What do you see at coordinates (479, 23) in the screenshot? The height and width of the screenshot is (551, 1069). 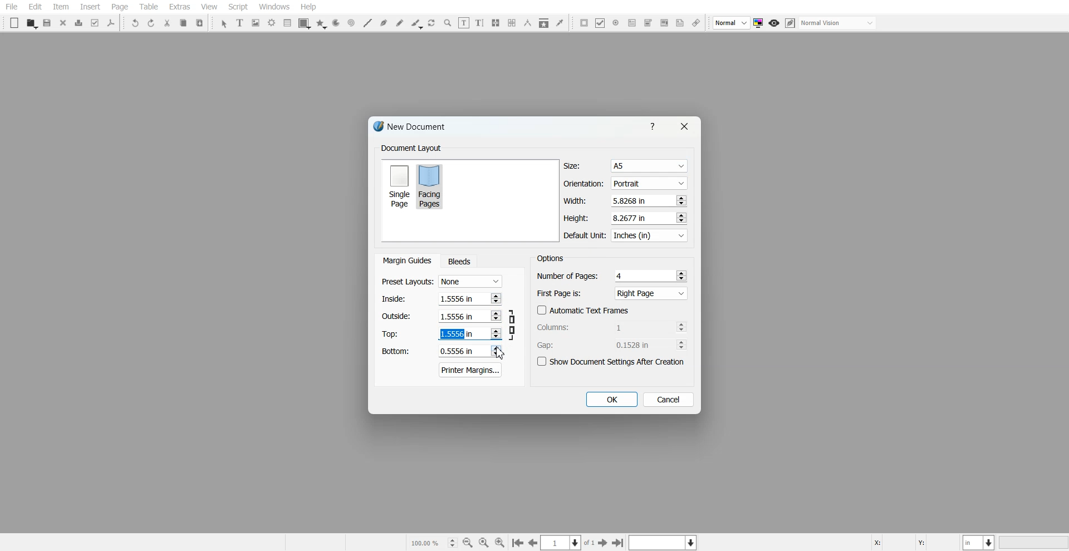 I see `Edit Text` at bounding box center [479, 23].